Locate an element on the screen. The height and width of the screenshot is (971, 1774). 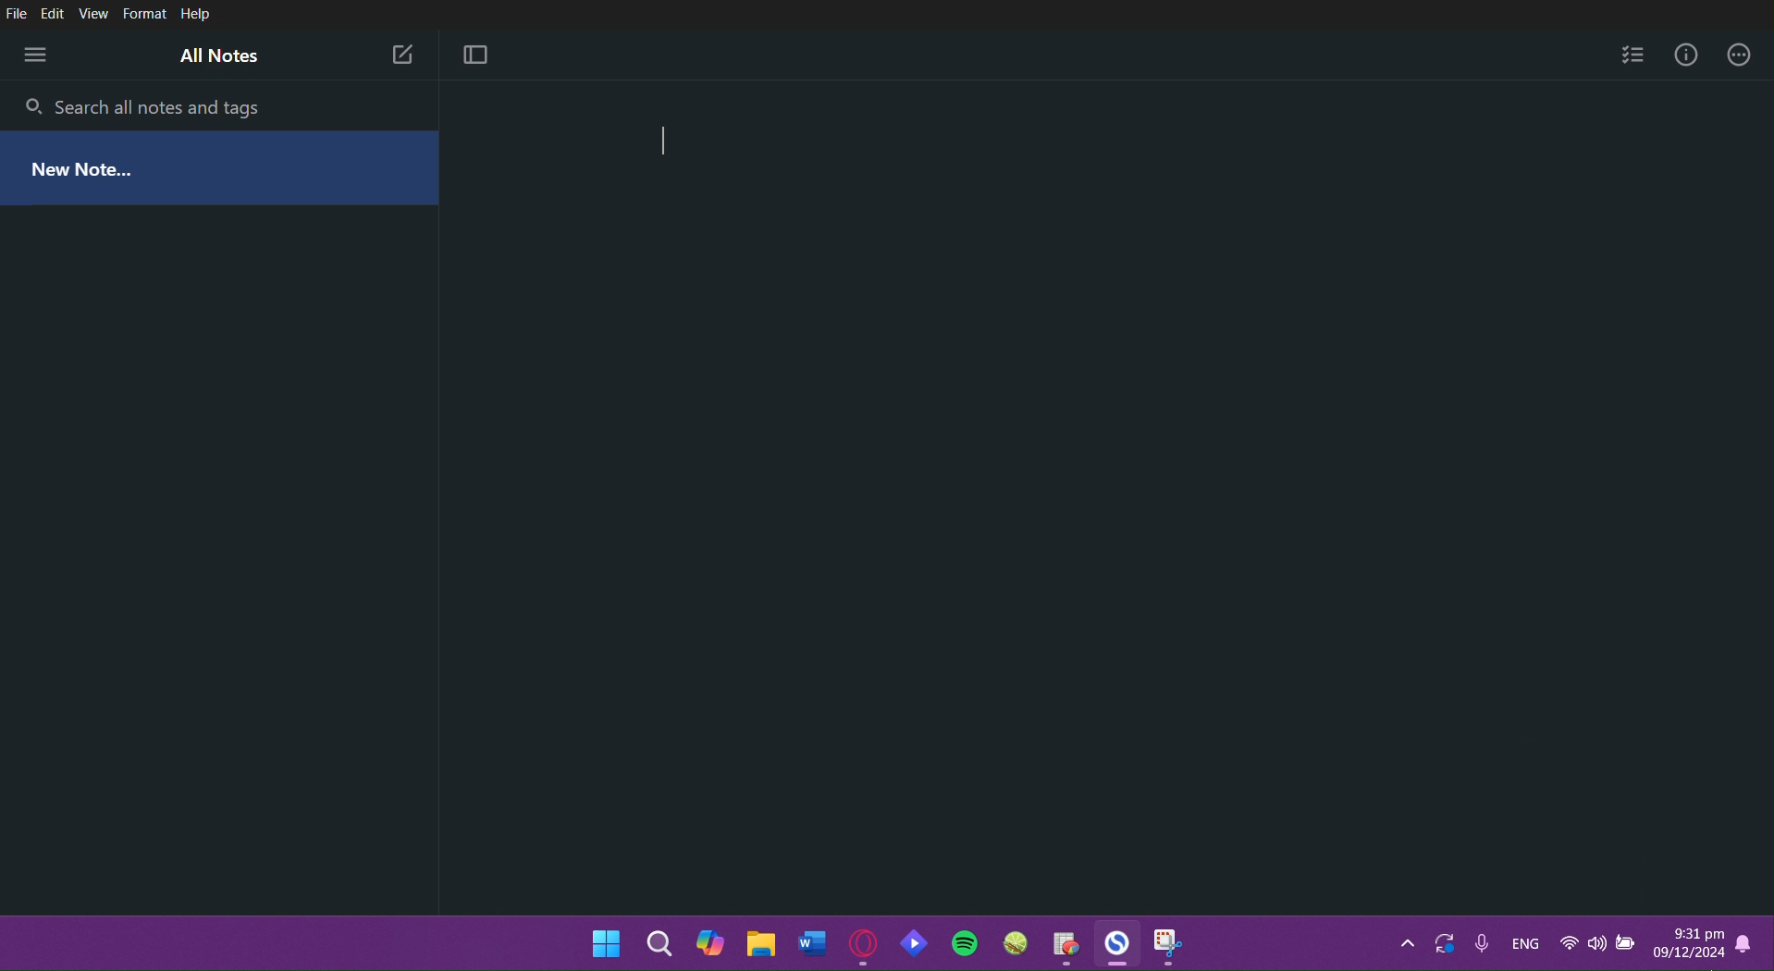
application is located at coordinates (1098, 943).